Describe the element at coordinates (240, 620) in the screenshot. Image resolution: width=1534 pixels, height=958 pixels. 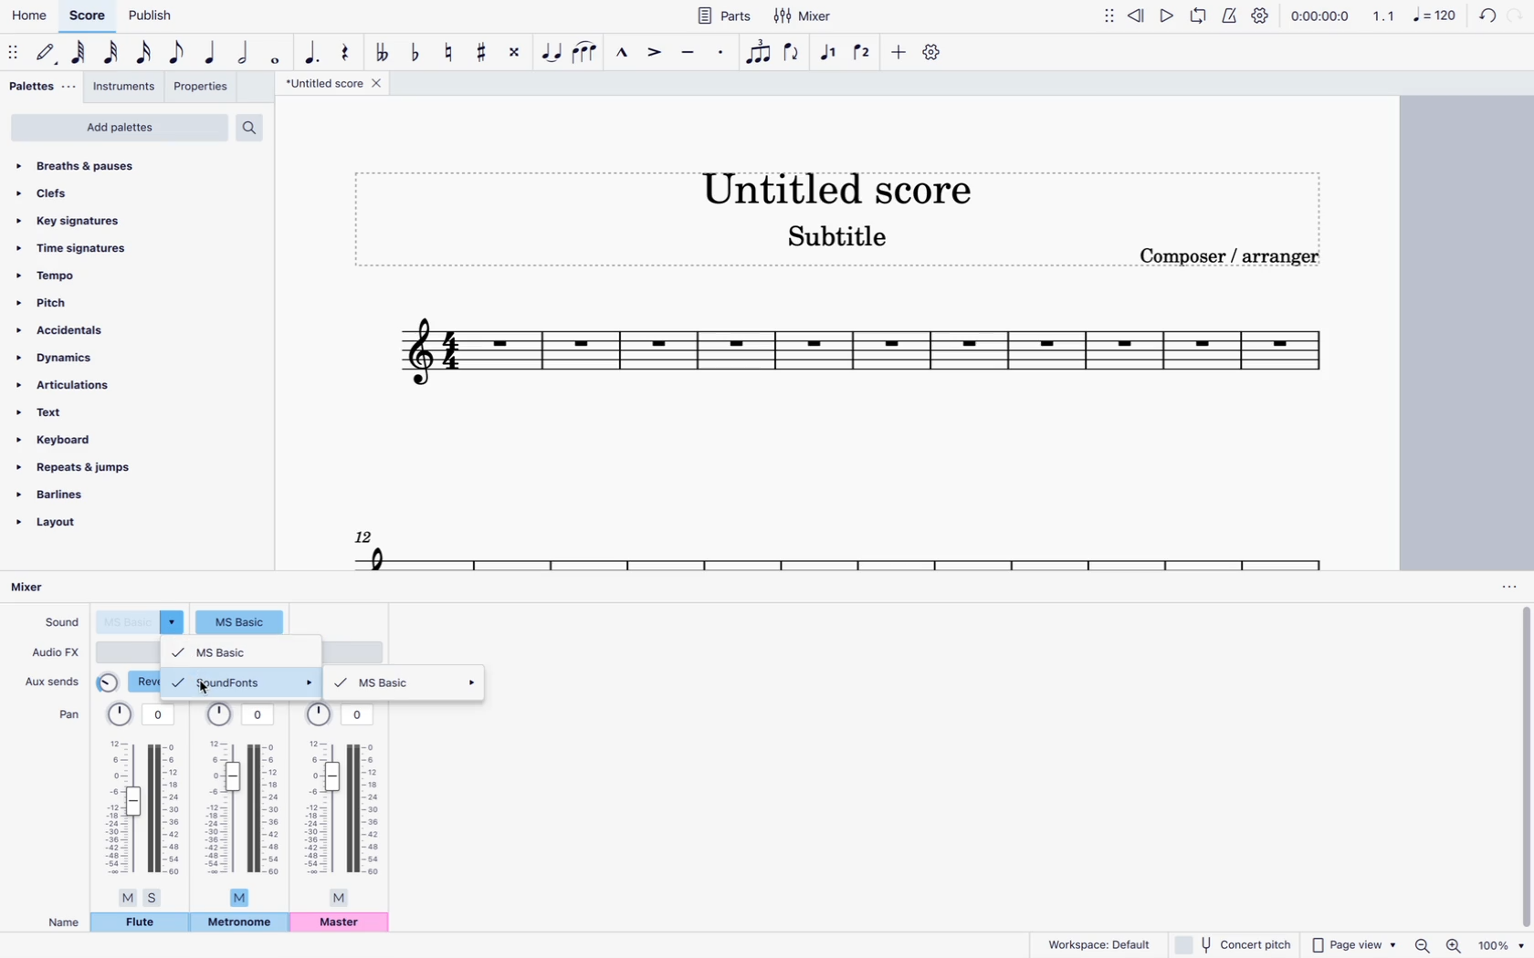
I see `sound type` at that location.